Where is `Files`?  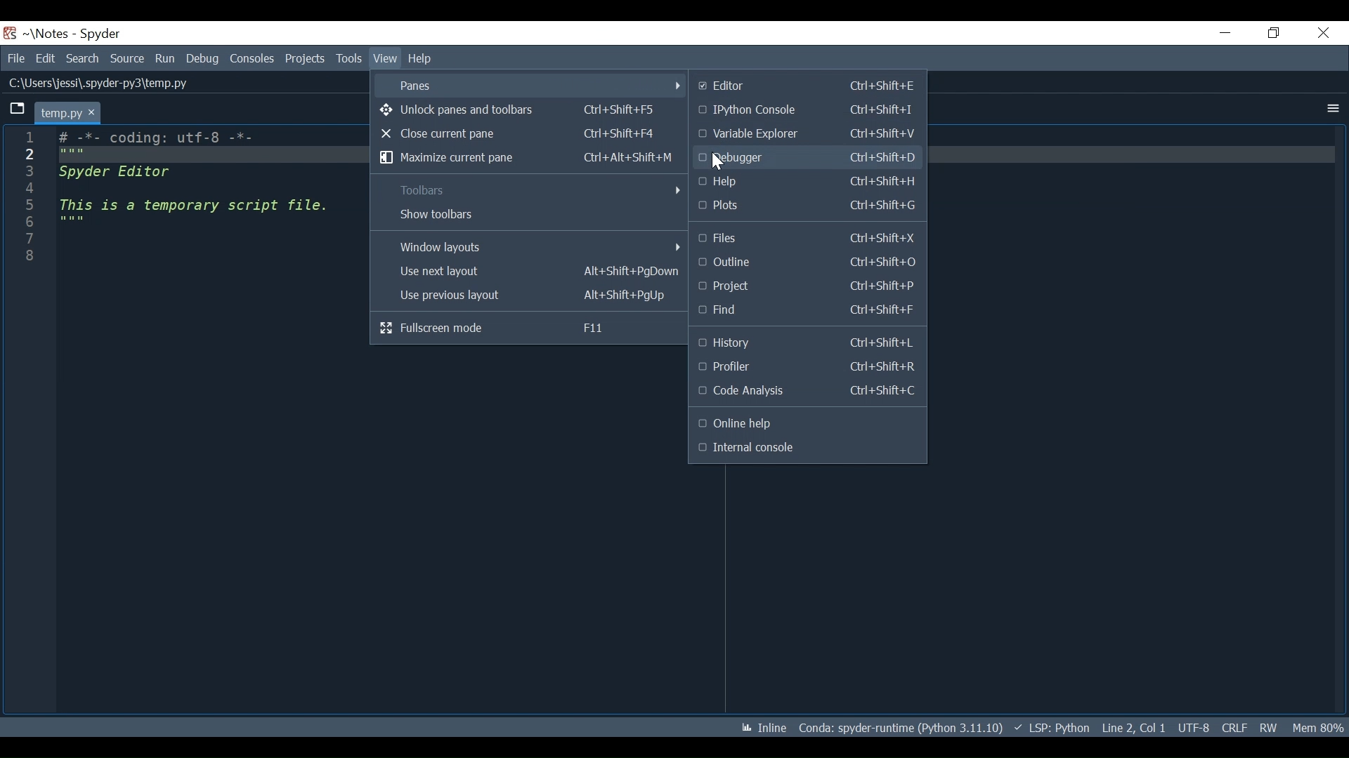 Files is located at coordinates (804, 239).